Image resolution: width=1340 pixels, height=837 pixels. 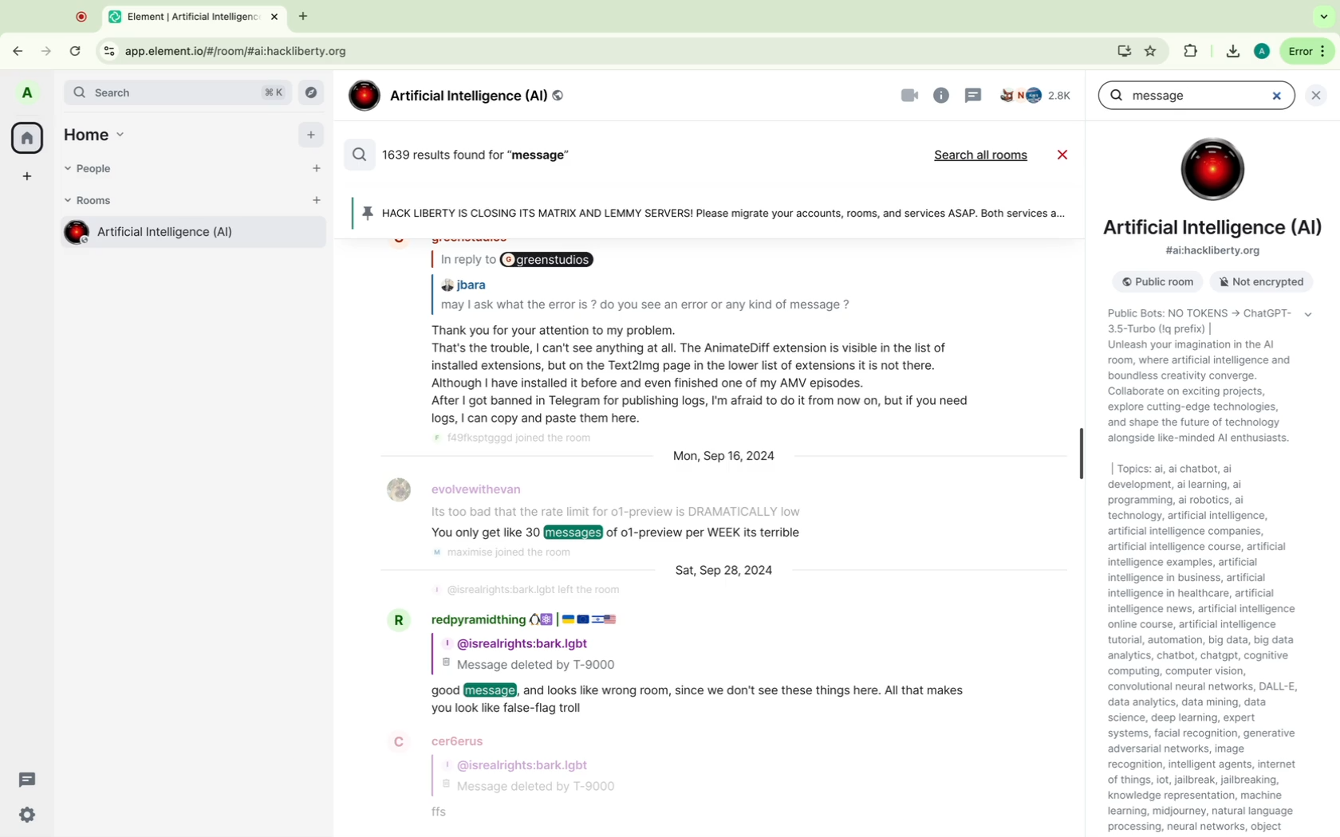 What do you see at coordinates (1190, 53) in the screenshot?
I see `extentions` at bounding box center [1190, 53].